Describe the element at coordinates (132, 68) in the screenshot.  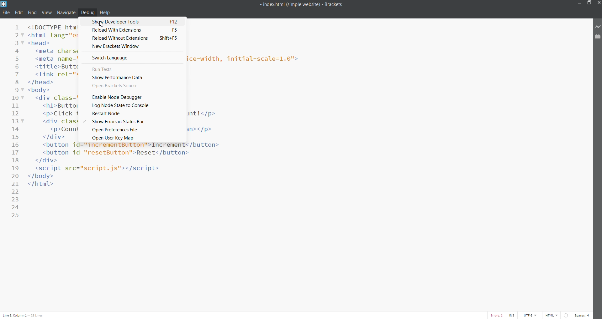
I see `run tests` at that location.